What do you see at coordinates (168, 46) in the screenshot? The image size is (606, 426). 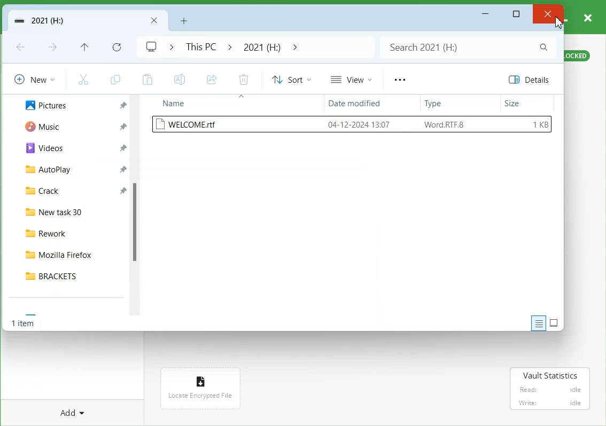 I see `Drop down box` at bounding box center [168, 46].